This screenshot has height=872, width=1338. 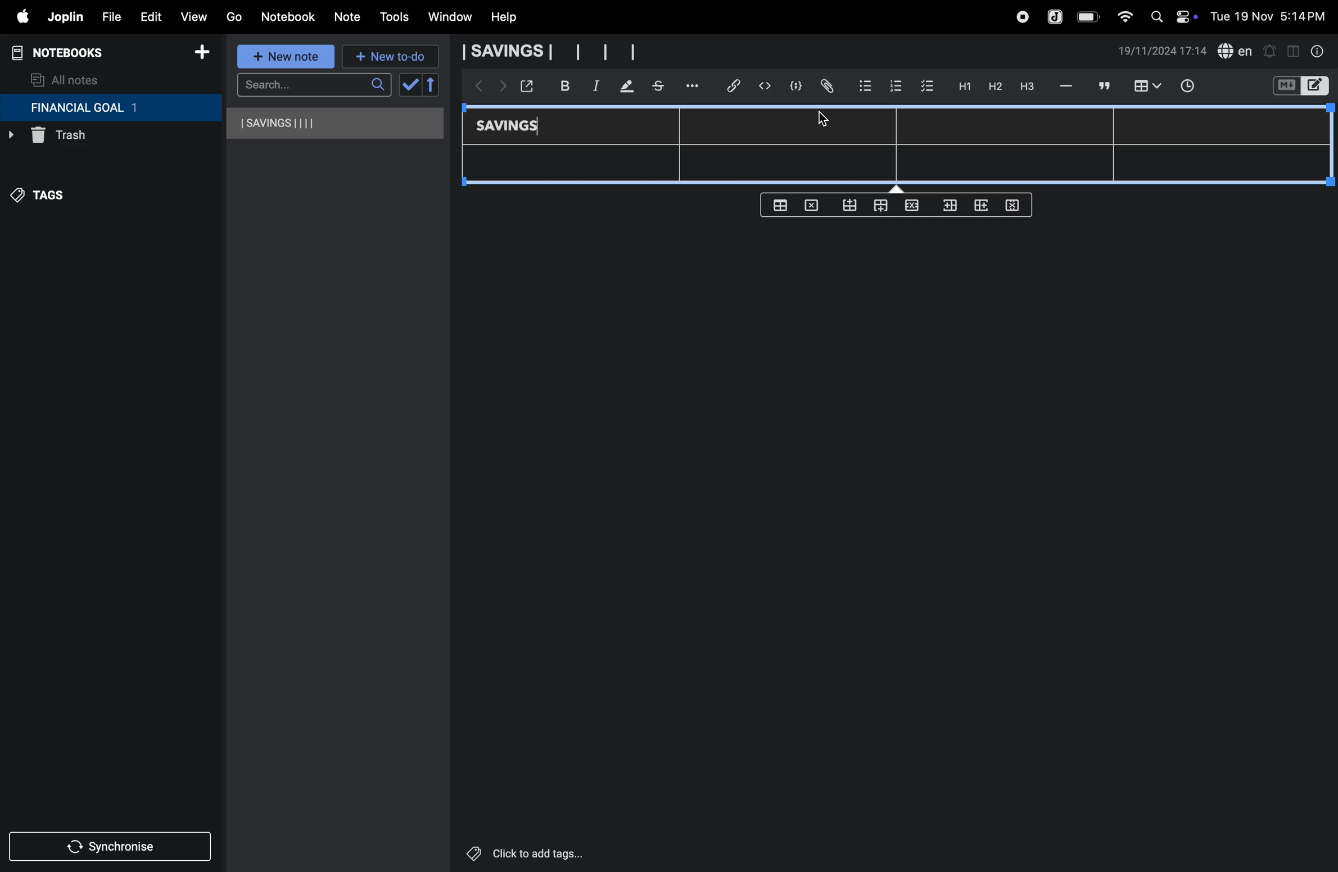 I want to click on hifen, so click(x=1068, y=85).